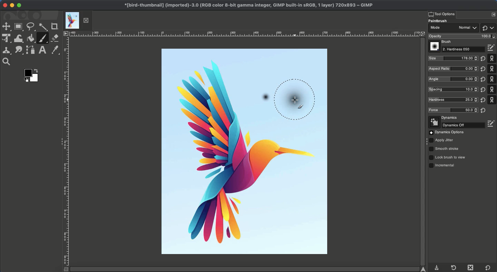 The image size is (497, 272). Describe the element at coordinates (19, 5) in the screenshot. I see `Maximize` at that location.